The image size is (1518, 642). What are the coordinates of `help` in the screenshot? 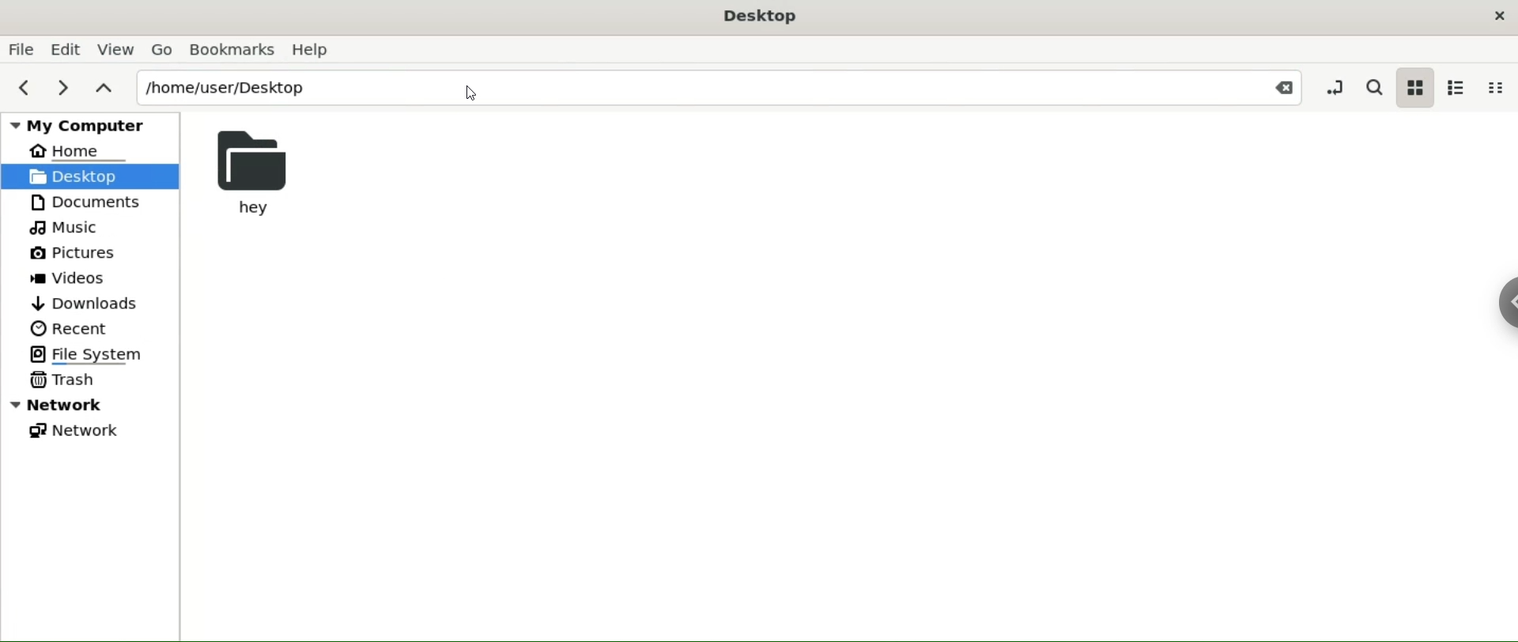 It's located at (313, 50).